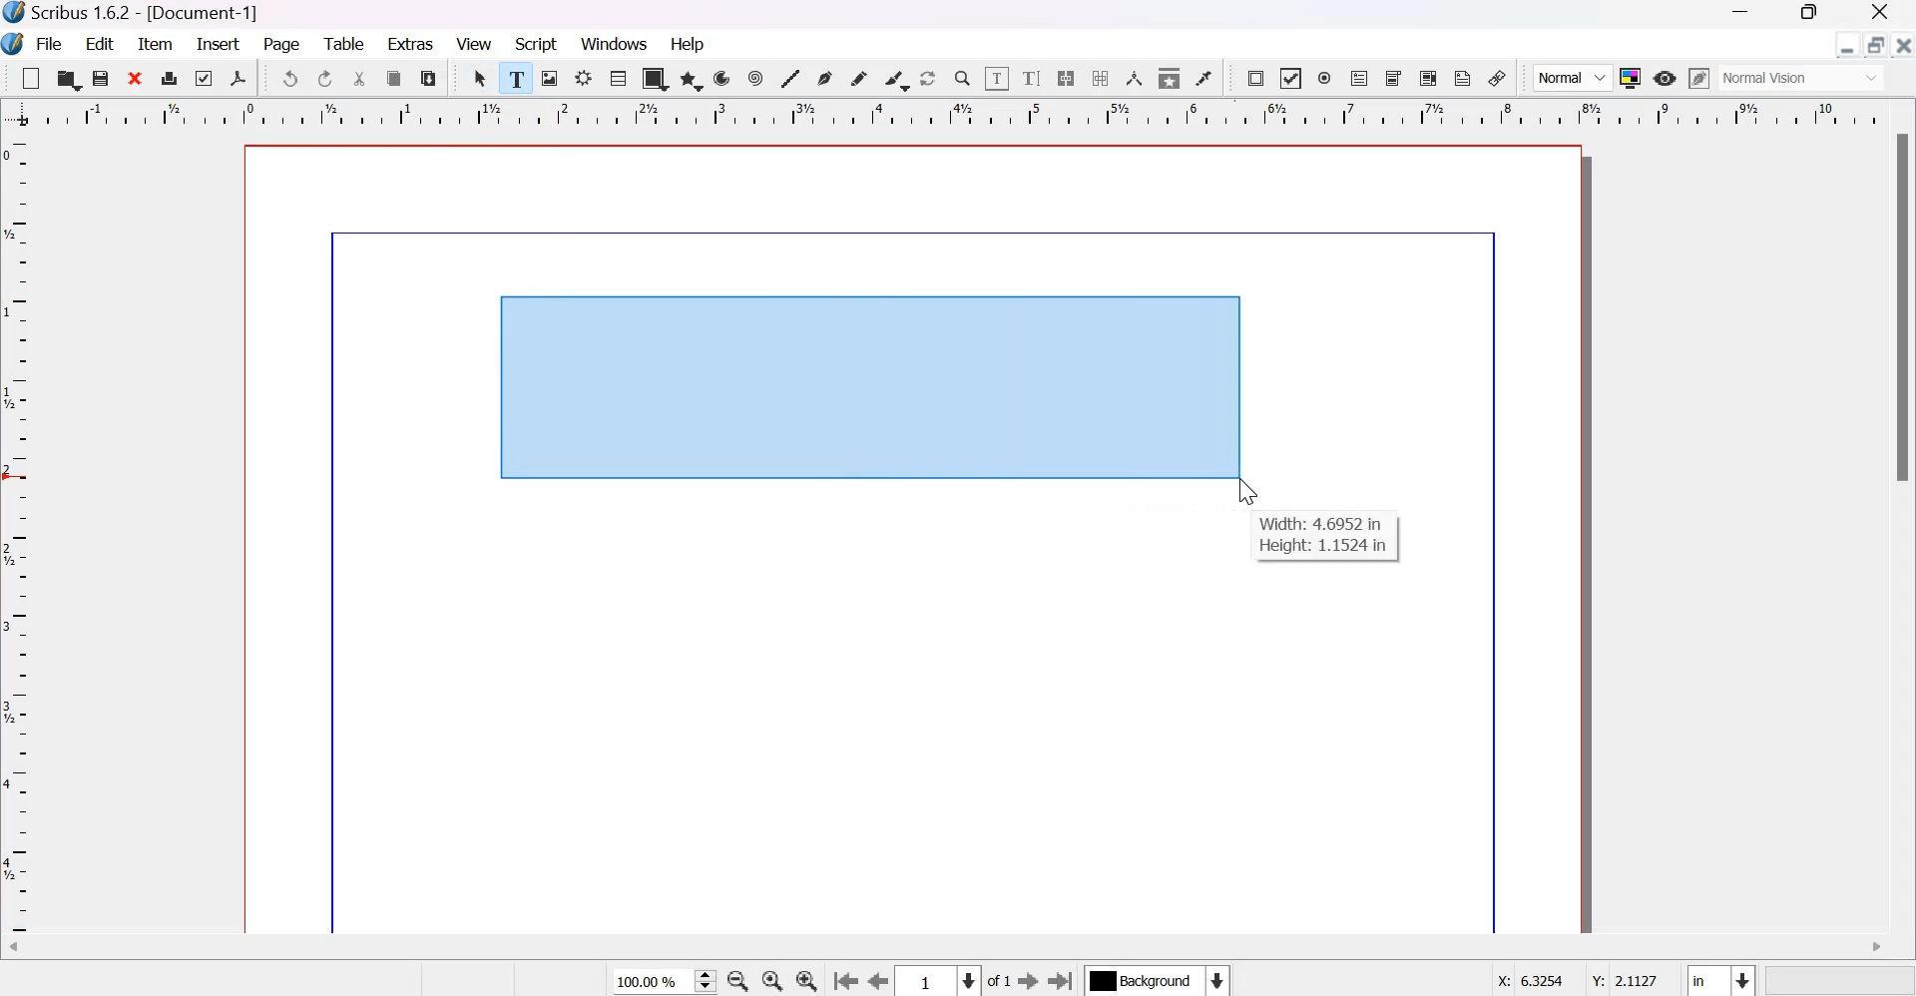 This screenshot has width=1916, height=996. Describe the element at coordinates (283, 46) in the screenshot. I see `page` at that location.